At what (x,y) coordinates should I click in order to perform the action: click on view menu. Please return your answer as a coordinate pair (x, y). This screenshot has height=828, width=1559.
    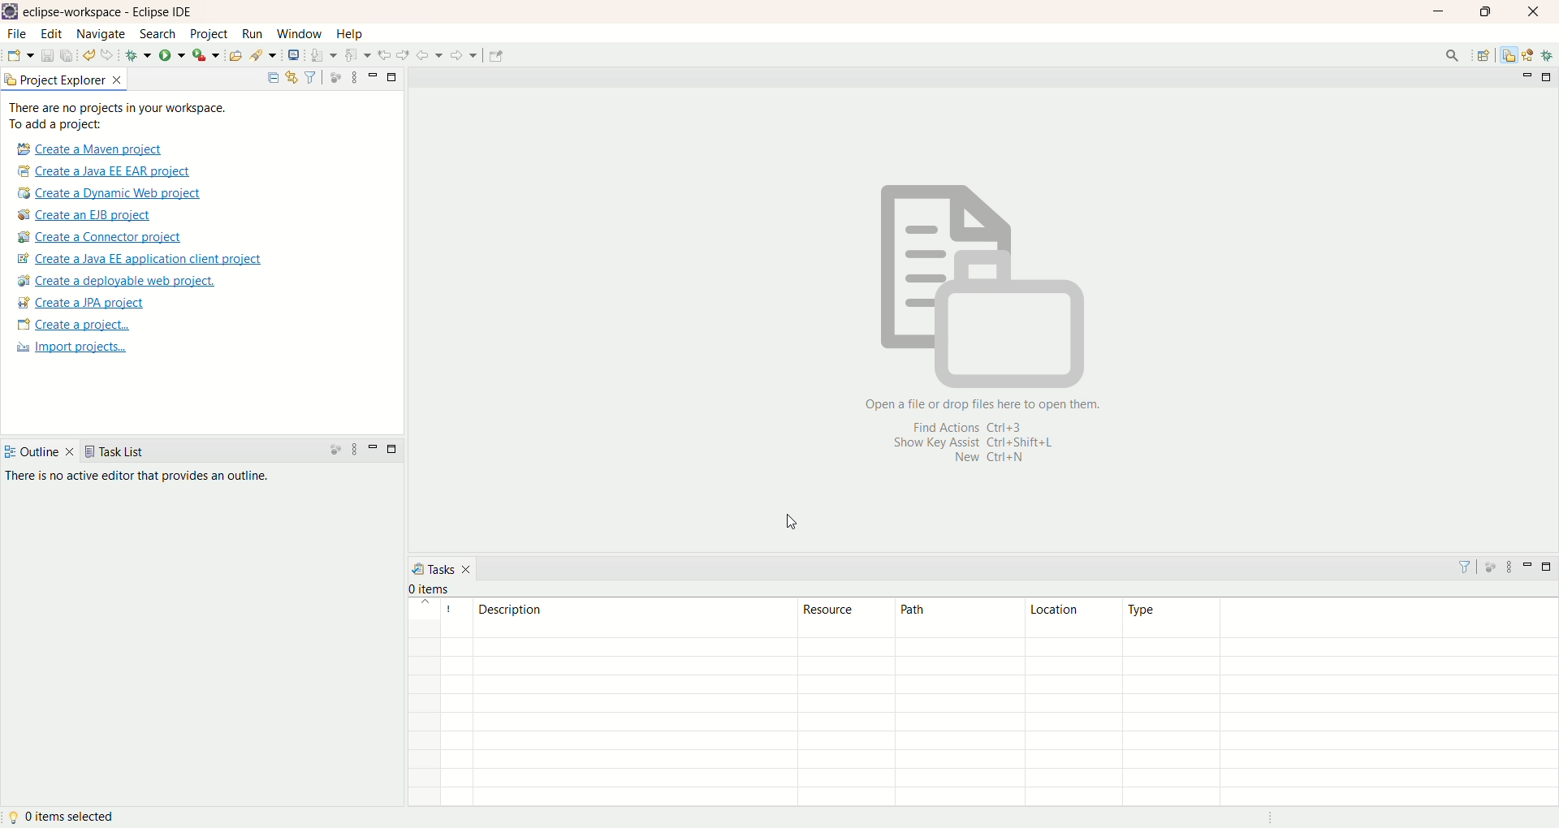
    Looking at the image, I should click on (356, 447).